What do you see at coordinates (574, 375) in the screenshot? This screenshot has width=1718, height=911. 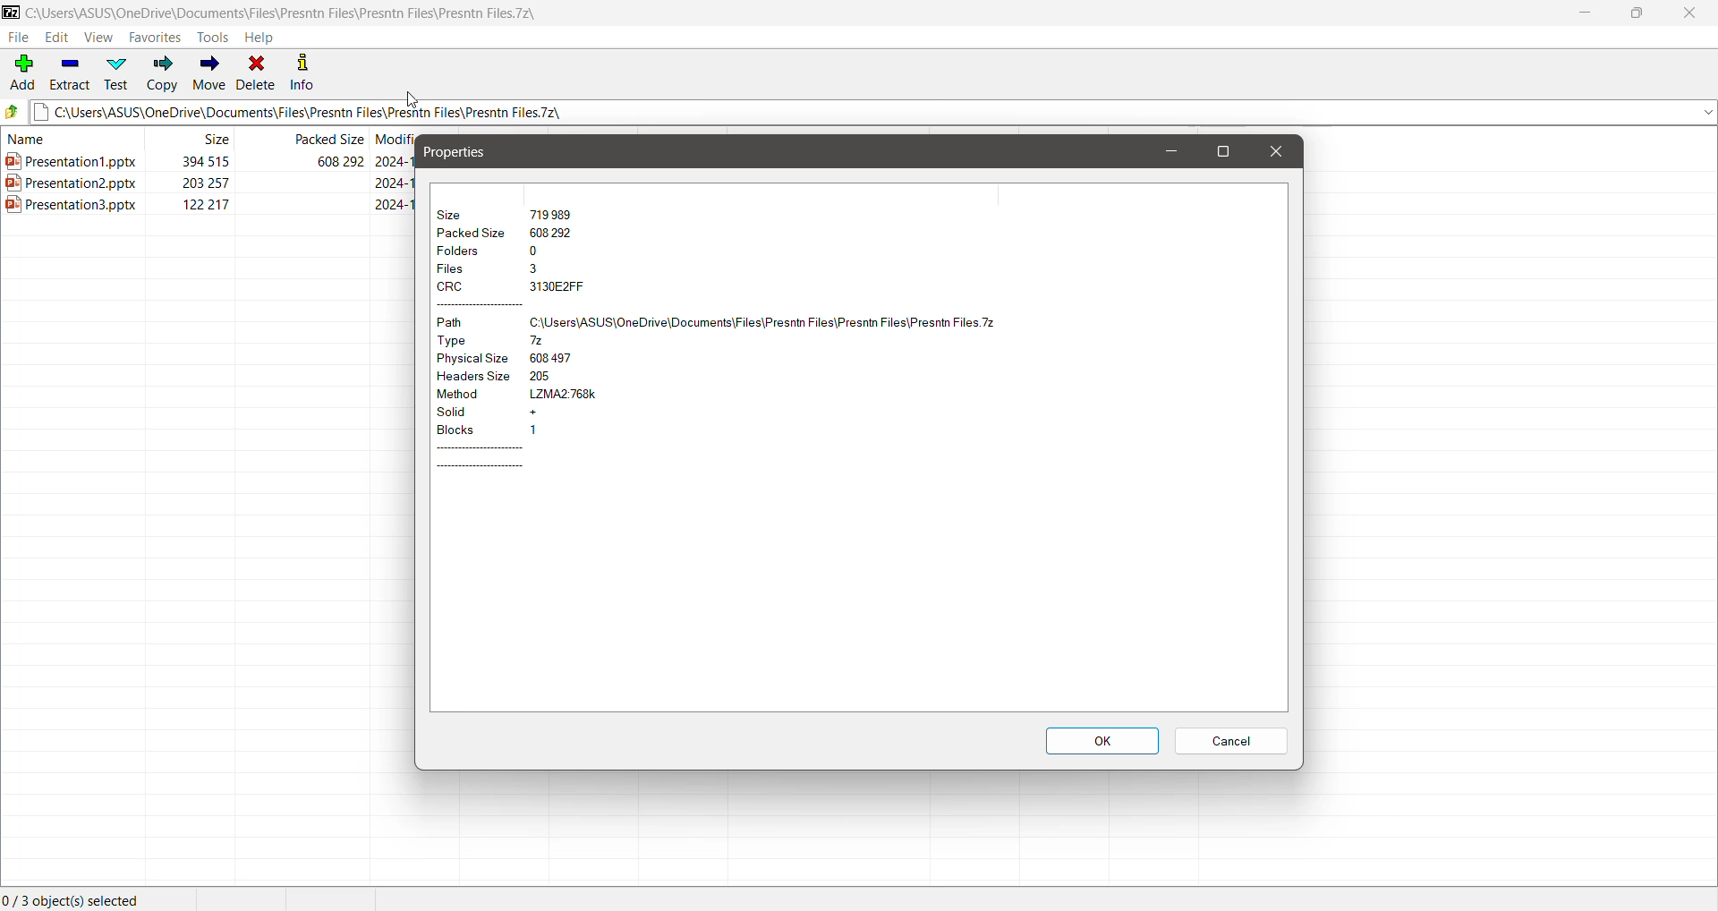 I see `205` at bounding box center [574, 375].